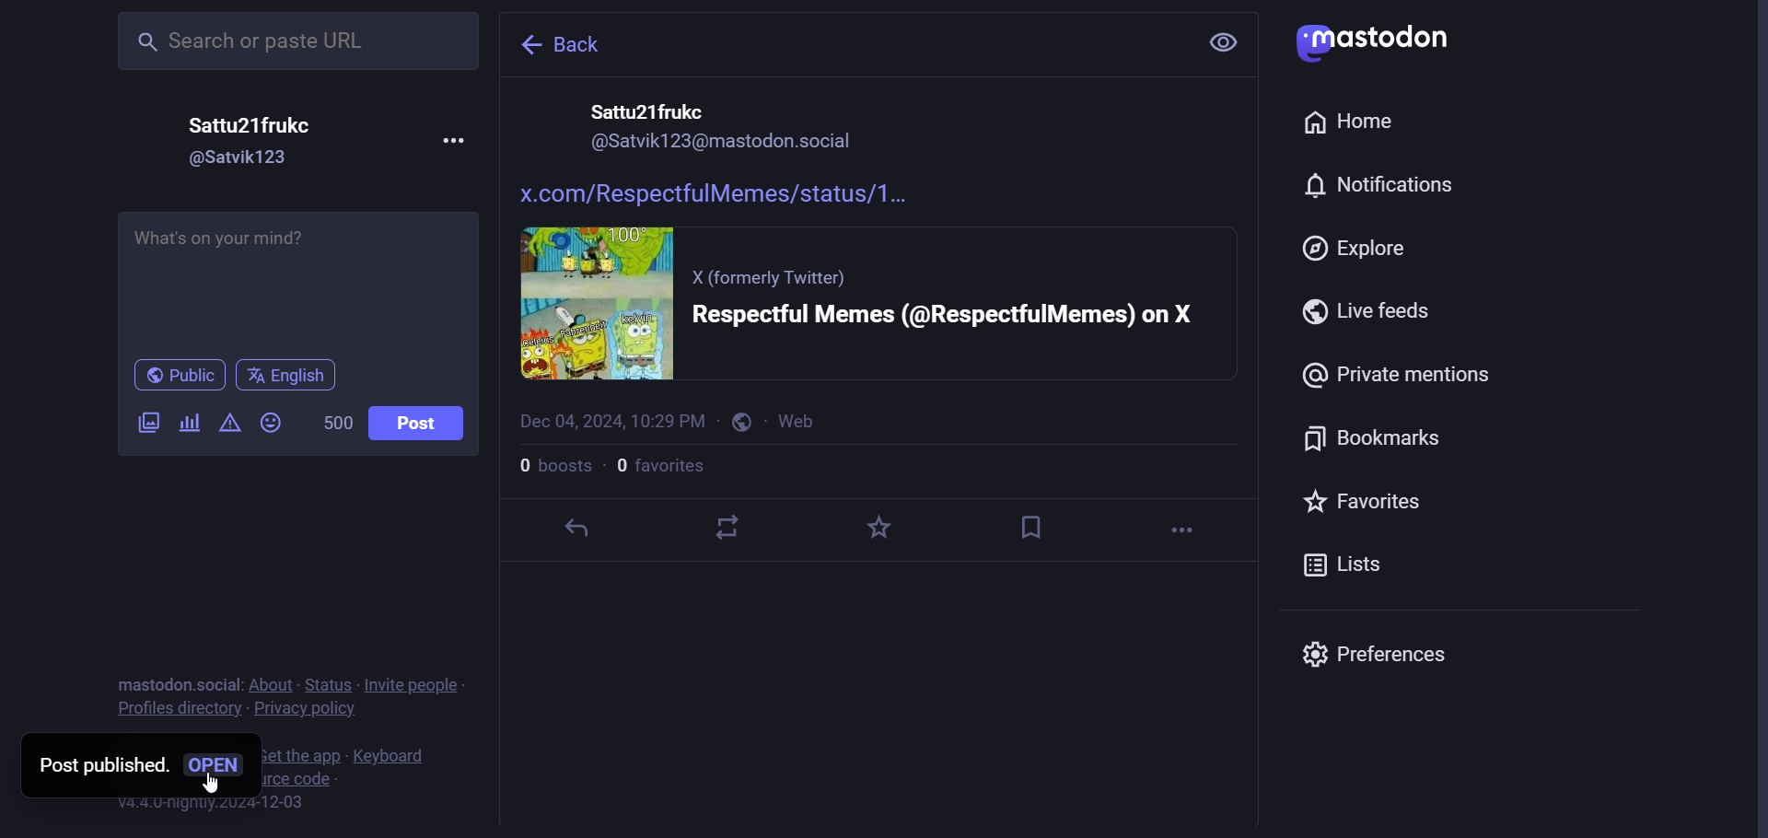 This screenshot has height=838, width=1768. Describe the element at coordinates (306, 41) in the screenshot. I see `Search or paste URL` at that location.